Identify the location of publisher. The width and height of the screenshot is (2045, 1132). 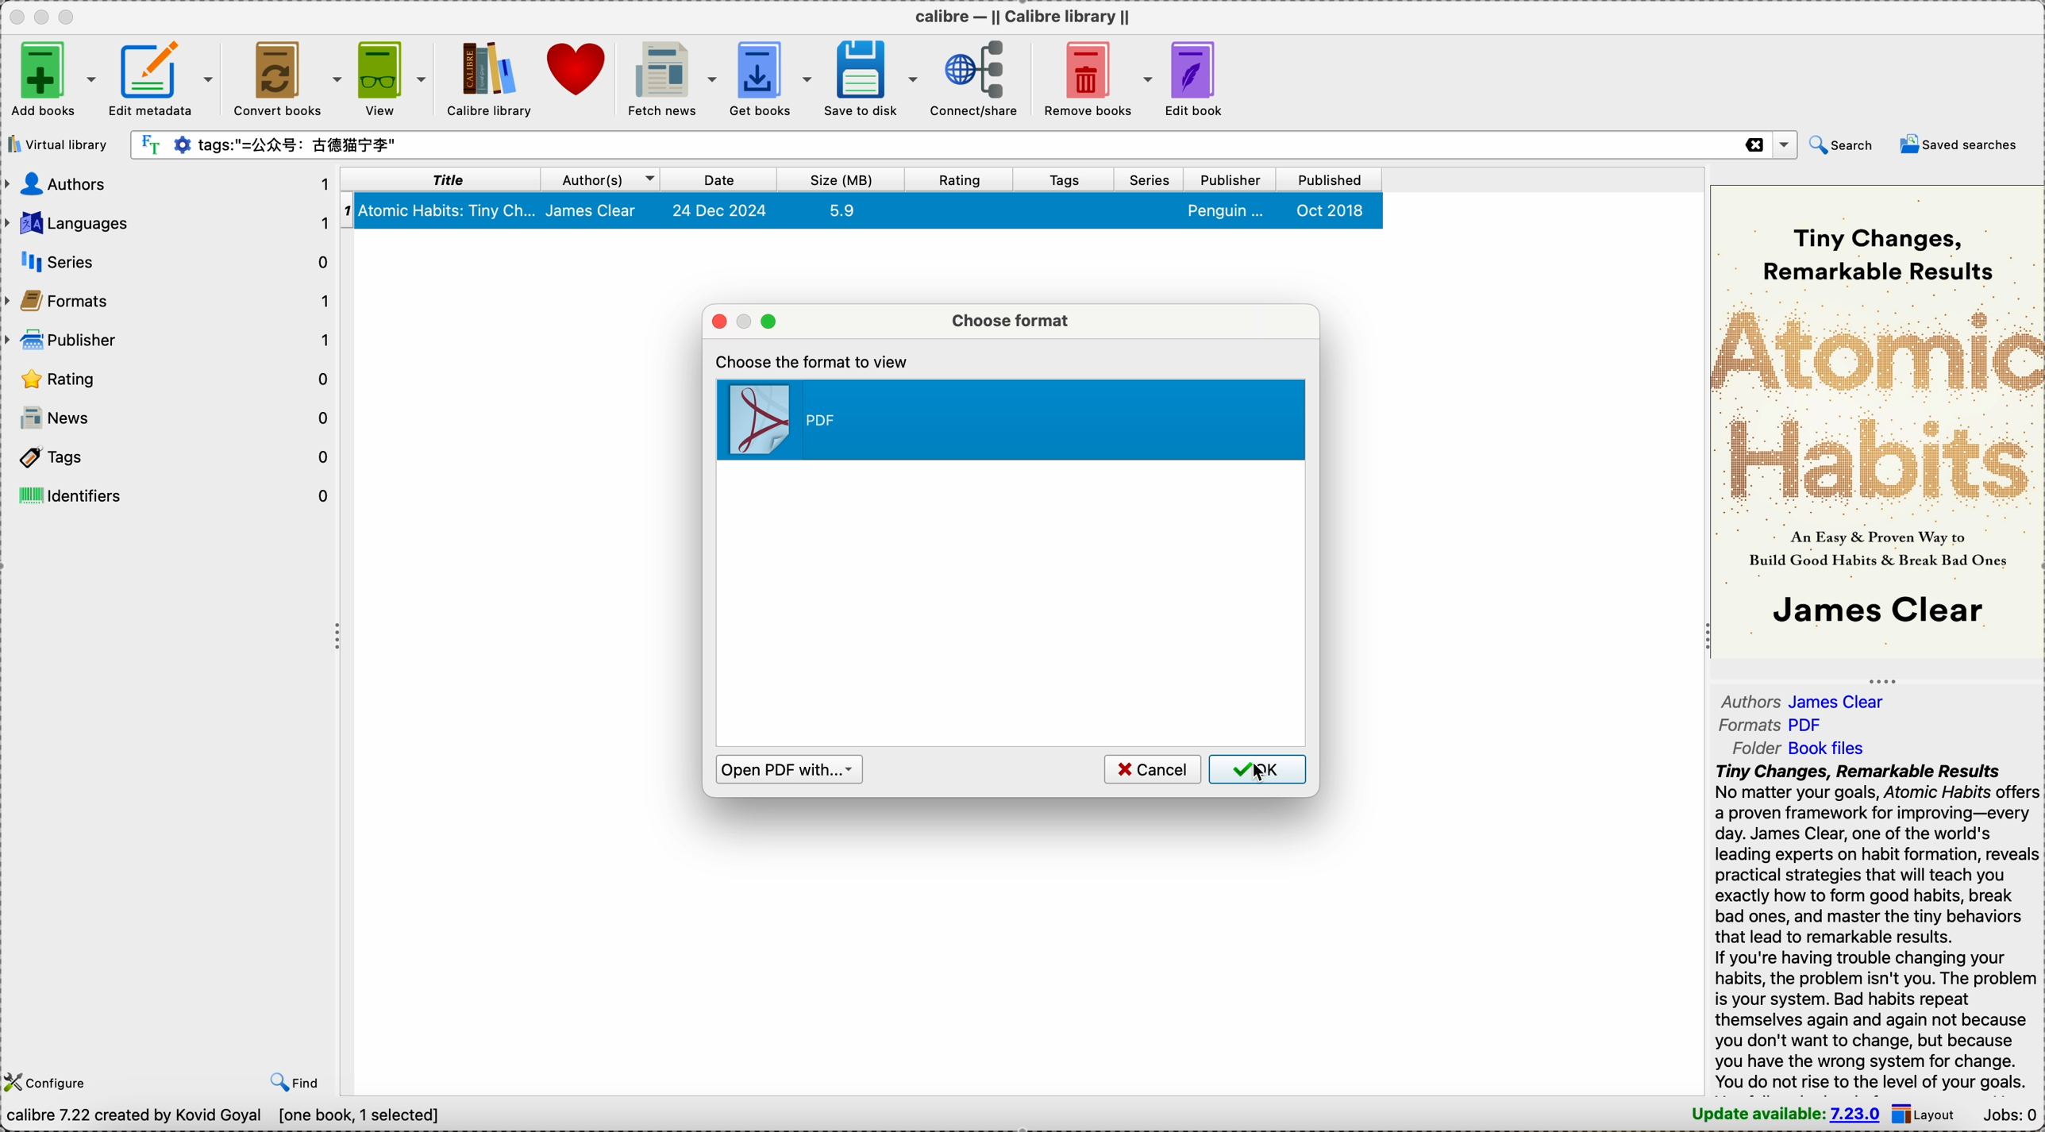
(170, 337).